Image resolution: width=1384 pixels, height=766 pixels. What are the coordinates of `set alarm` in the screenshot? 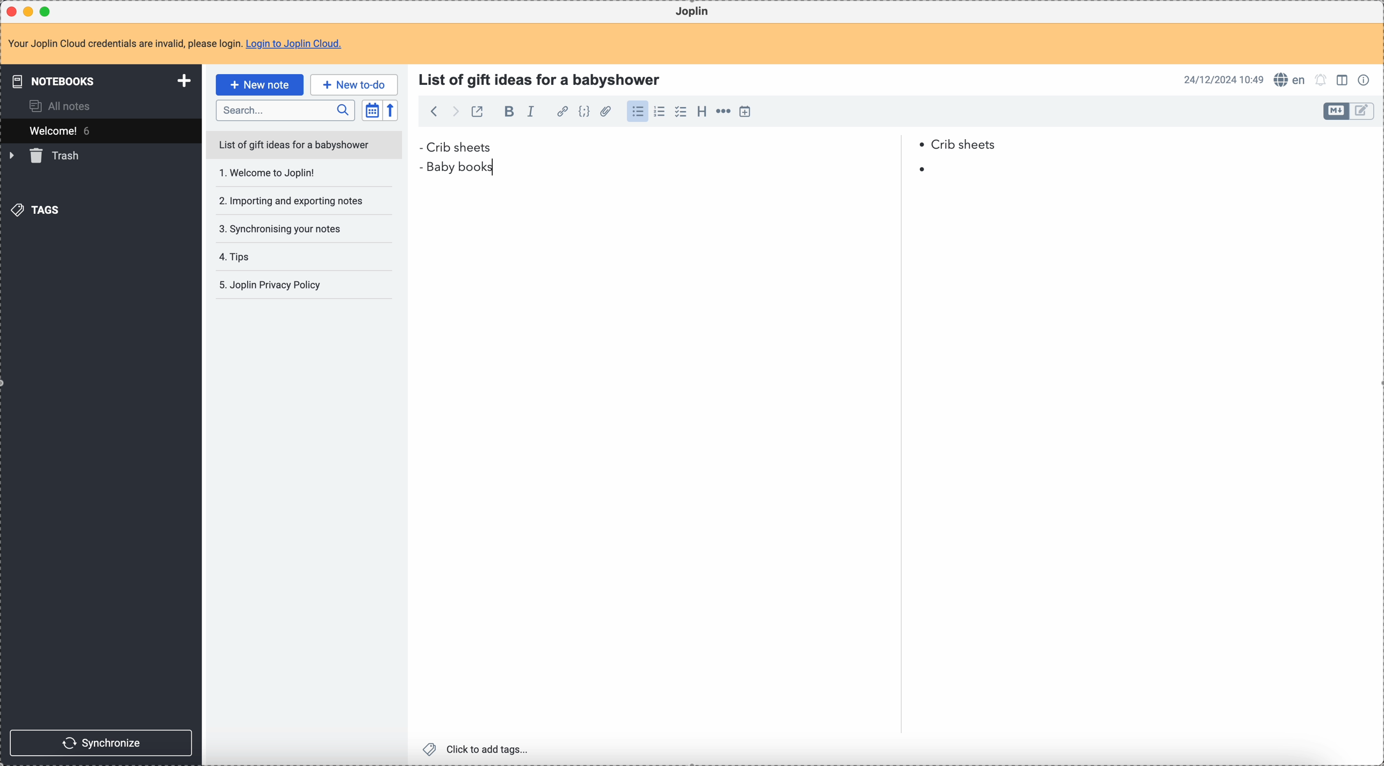 It's located at (1321, 80).